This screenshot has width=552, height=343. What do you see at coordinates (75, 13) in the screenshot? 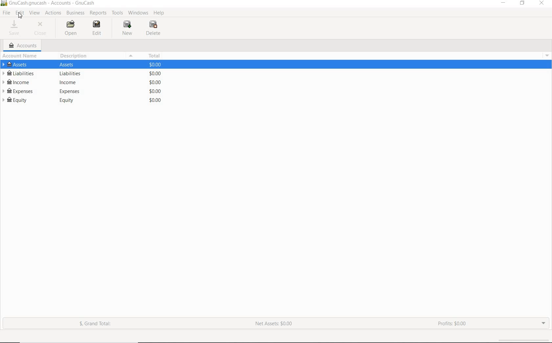
I see `BUSIINESS` at bounding box center [75, 13].